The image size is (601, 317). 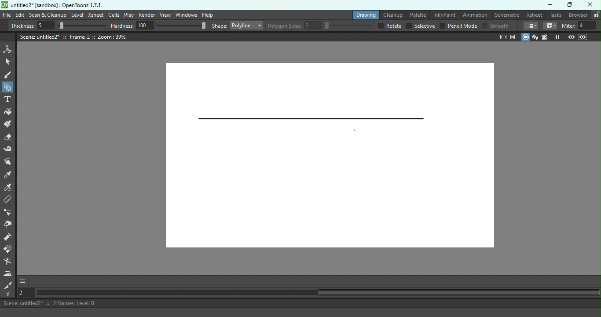 What do you see at coordinates (9, 49) in the screenshot?
I see `Animate tool` at bounding box center [9, 49].